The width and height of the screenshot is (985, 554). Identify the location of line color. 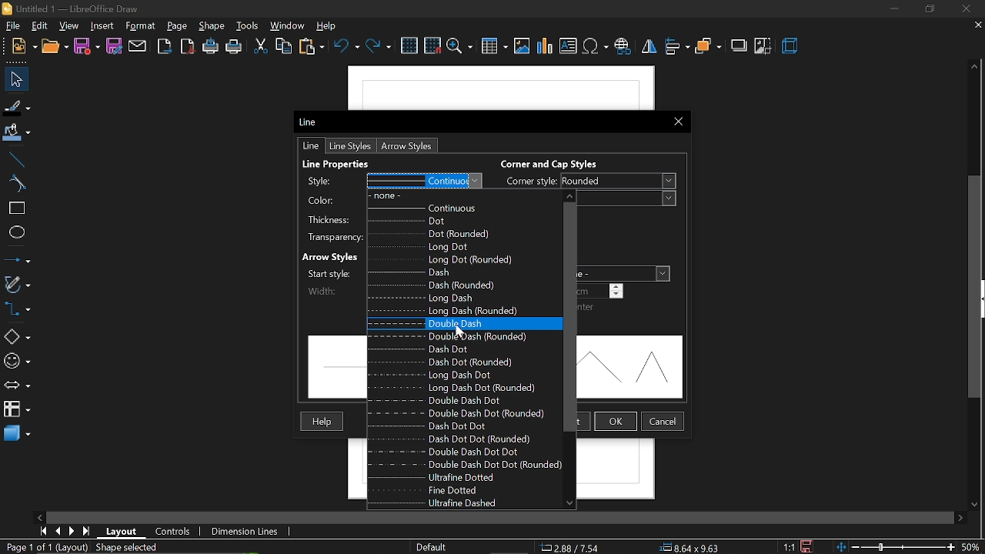
(389, 199).